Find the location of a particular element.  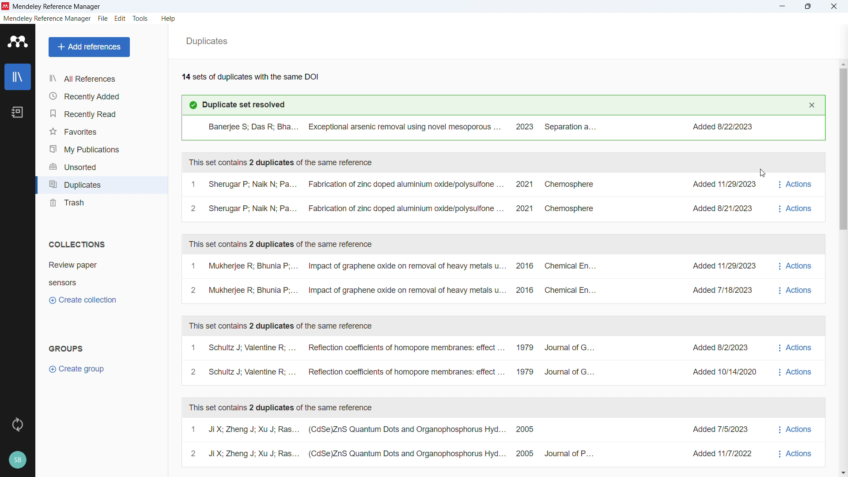

This set contains two duplicates of the same reference is located at coordinates (280, 326).